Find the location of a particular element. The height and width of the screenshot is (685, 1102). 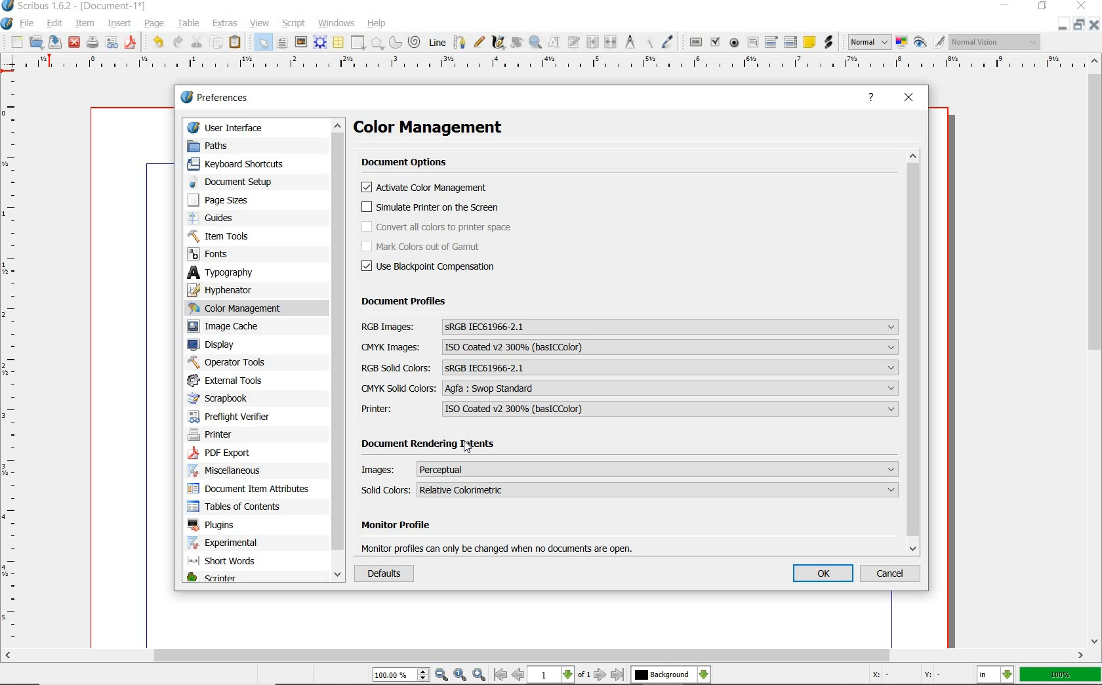

pdf check box is located at coordinates (714, 42).